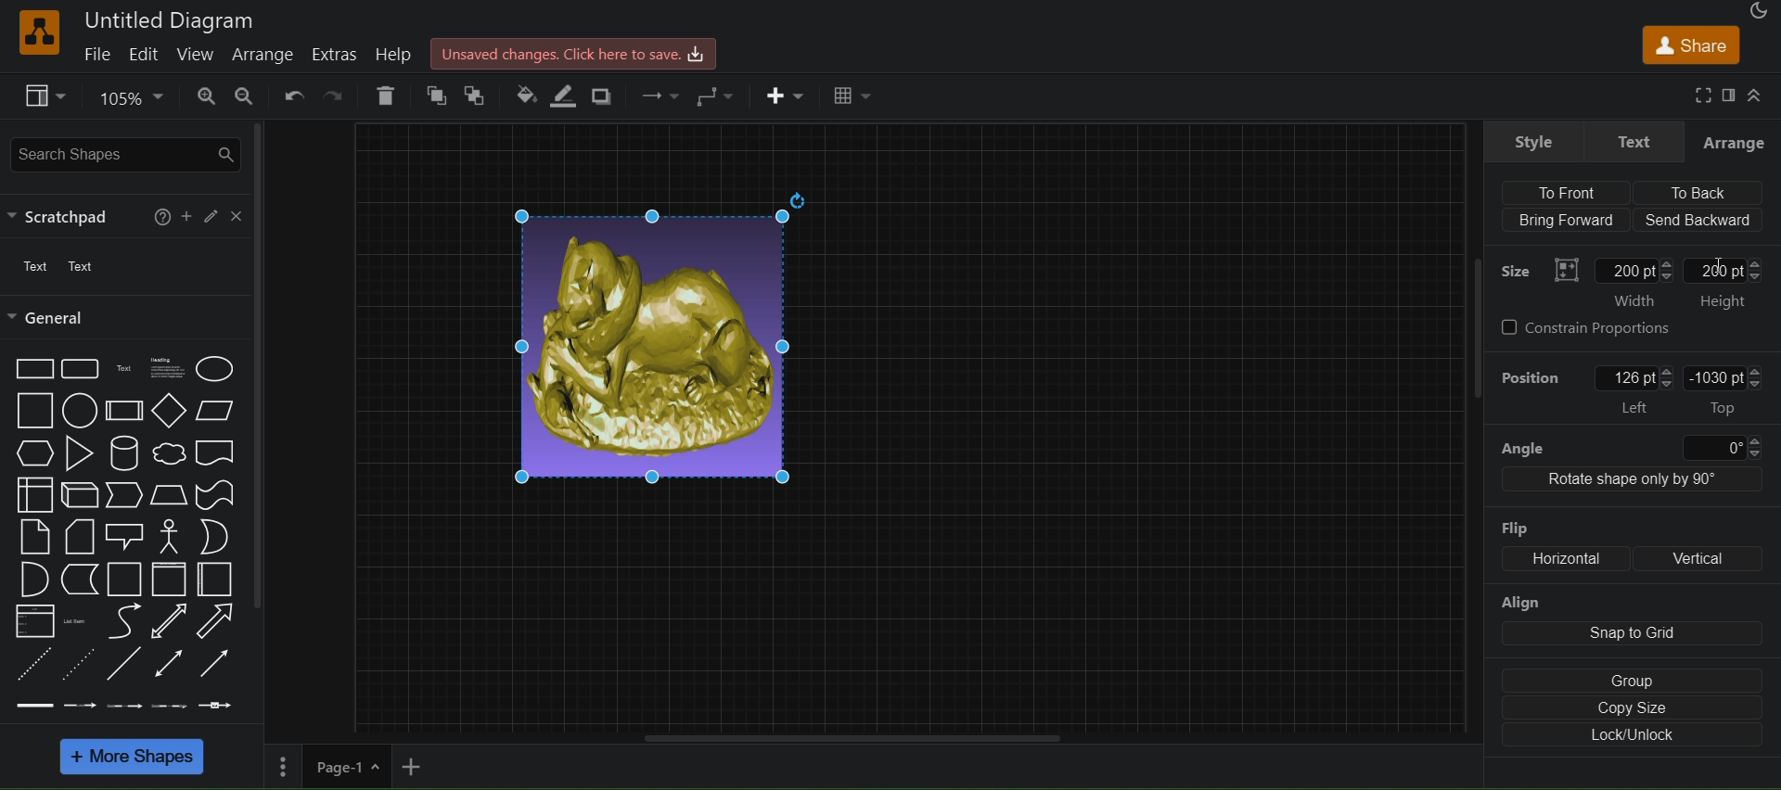 This screenshot has width=1781, height=790. I want to click on Untitled Diagram, so click(173, 21).